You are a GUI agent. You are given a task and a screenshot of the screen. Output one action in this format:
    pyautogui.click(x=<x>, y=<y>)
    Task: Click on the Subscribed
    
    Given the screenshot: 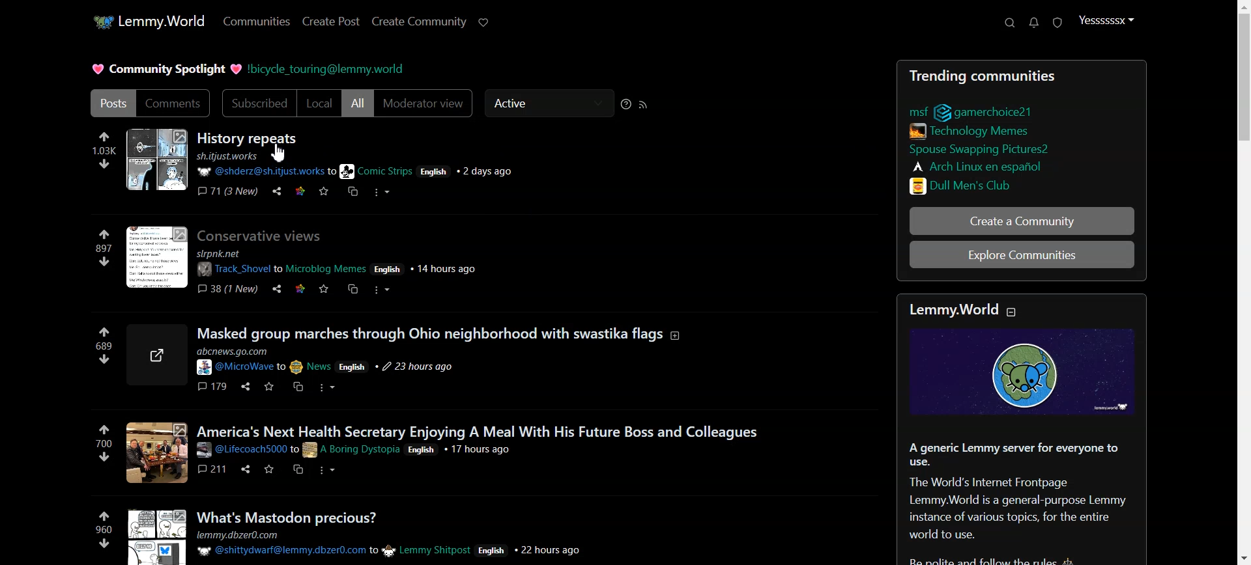 What is the action you would take?
    pyautogui.click(x=258, y=103)
    